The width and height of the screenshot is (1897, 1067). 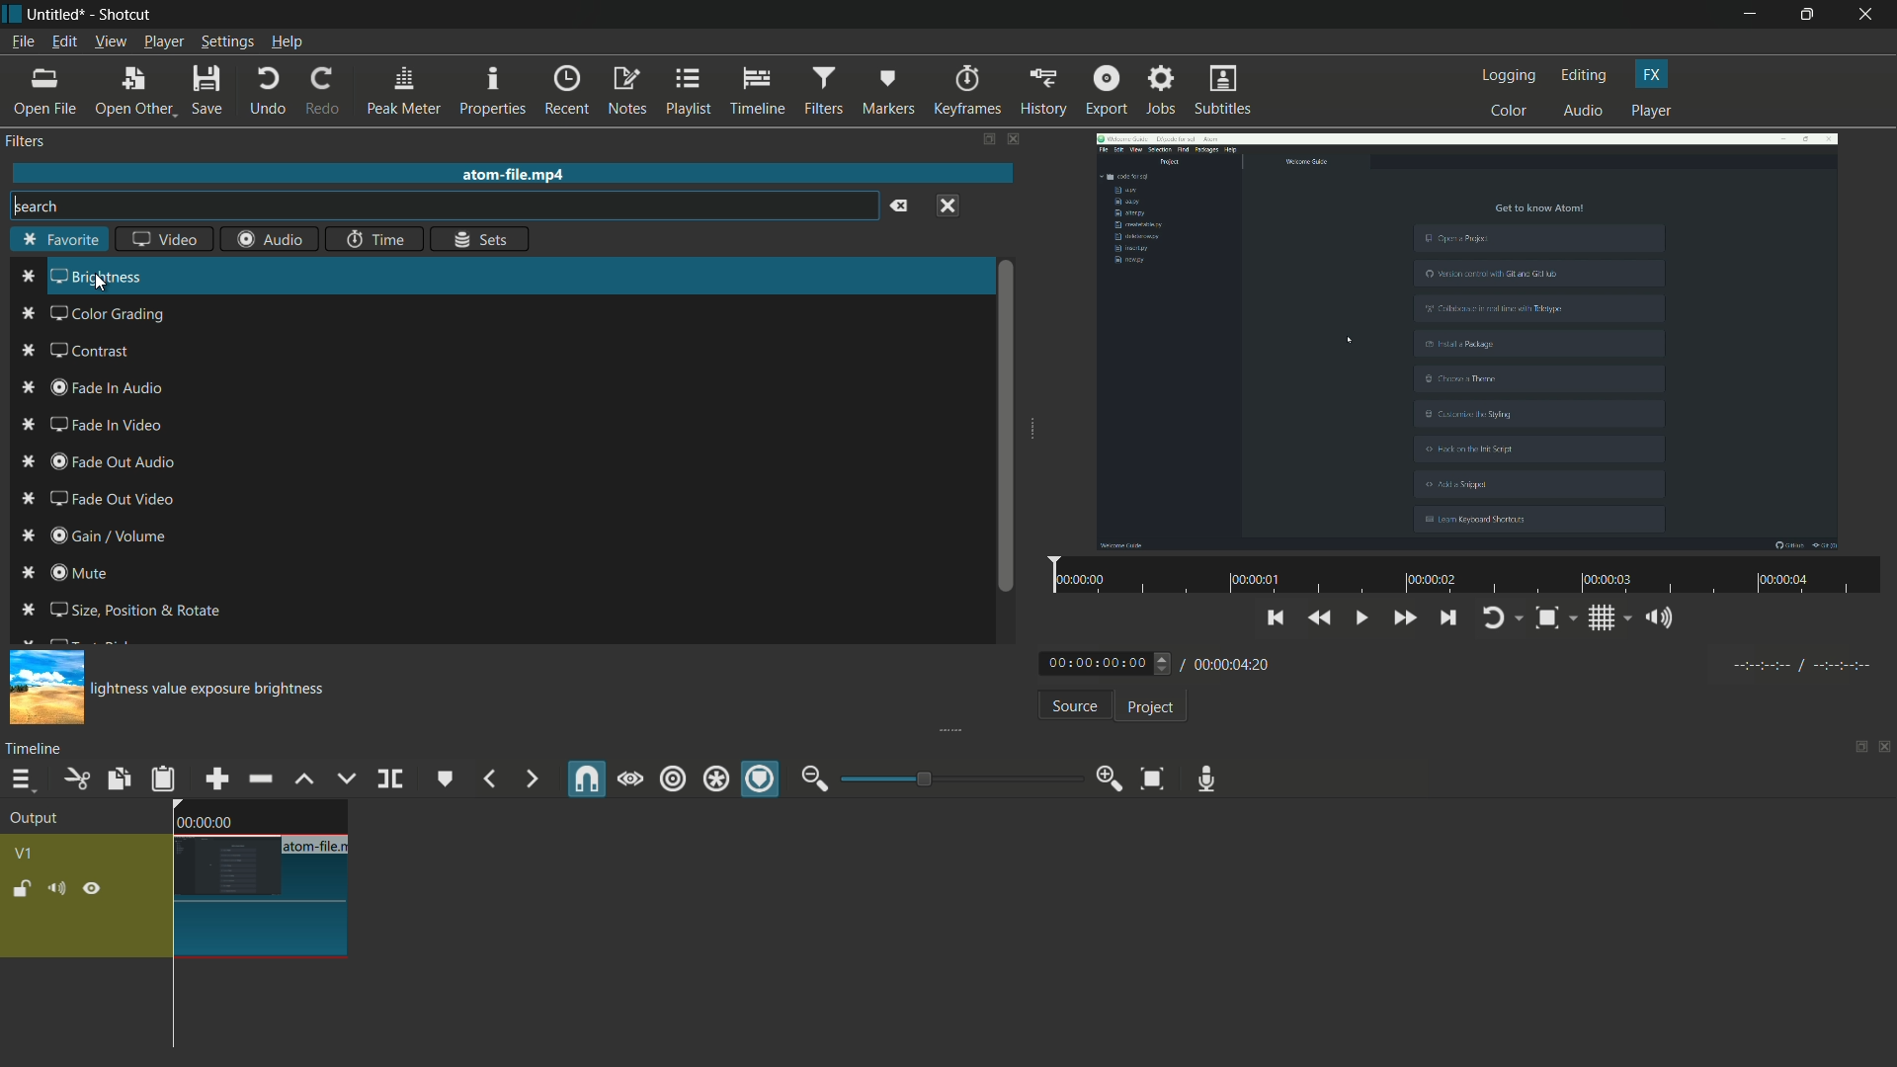 What do you see at coordinates (1105, 90) in the screenshot?
I see `export` at bounding box center [1105, 90].